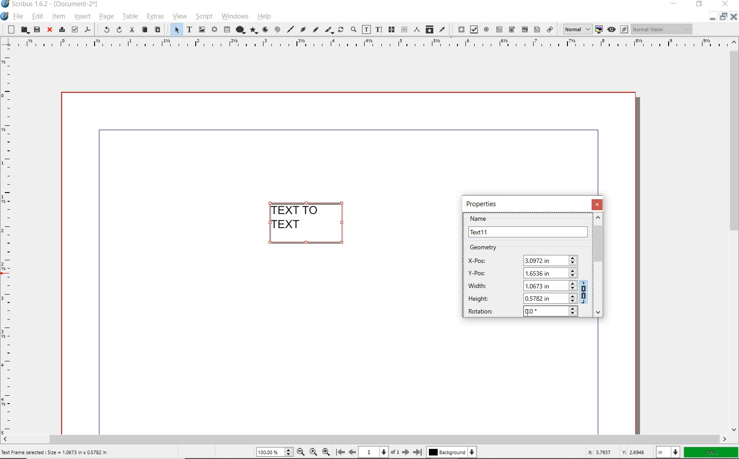 This screenshot has height=459, width=739. Describe the element at coordinates (118, 30) in the screenshot. I see `redo` at that location.